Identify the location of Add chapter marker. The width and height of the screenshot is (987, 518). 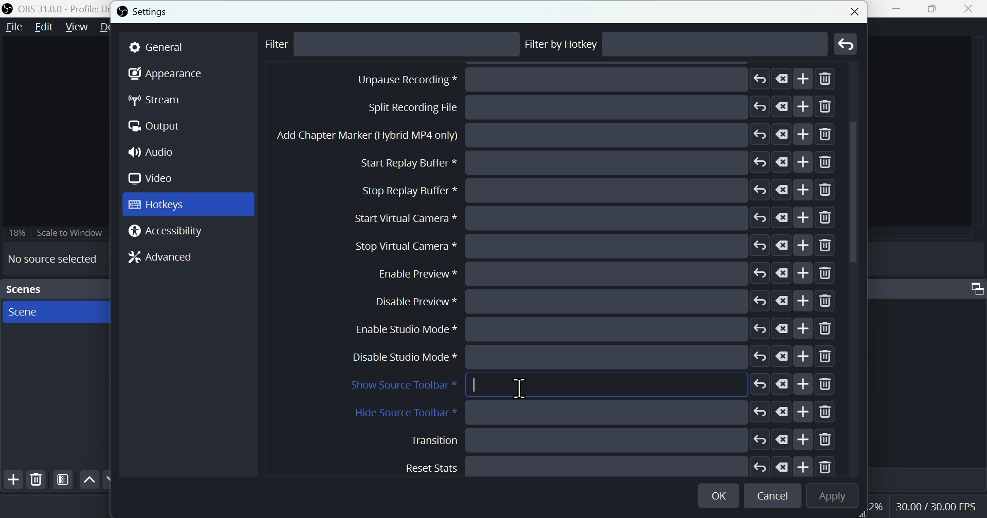
(597, 246).